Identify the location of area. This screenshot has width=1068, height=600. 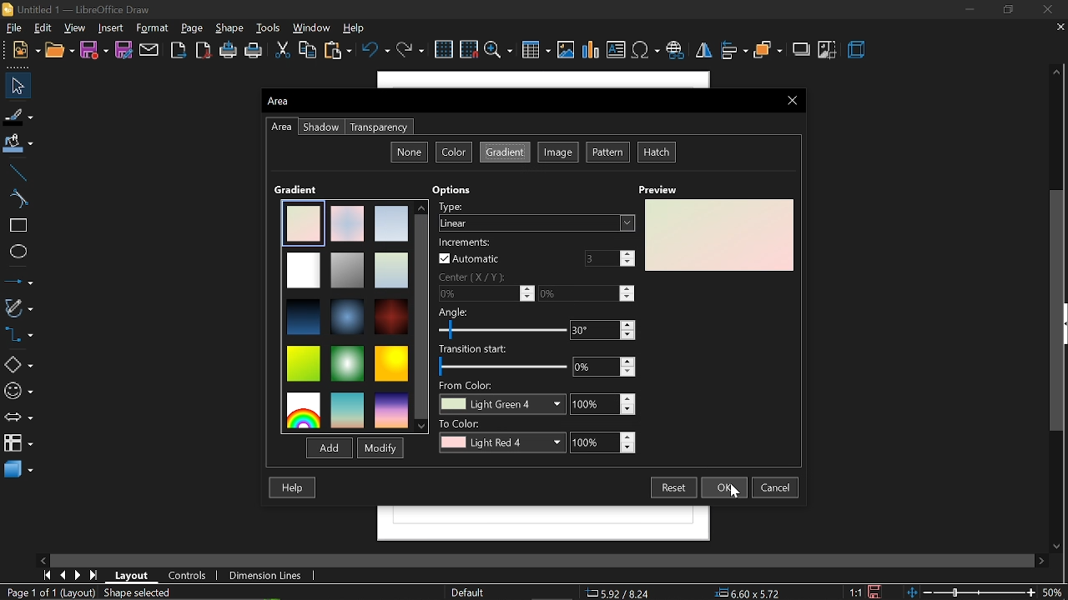
(281, 127).